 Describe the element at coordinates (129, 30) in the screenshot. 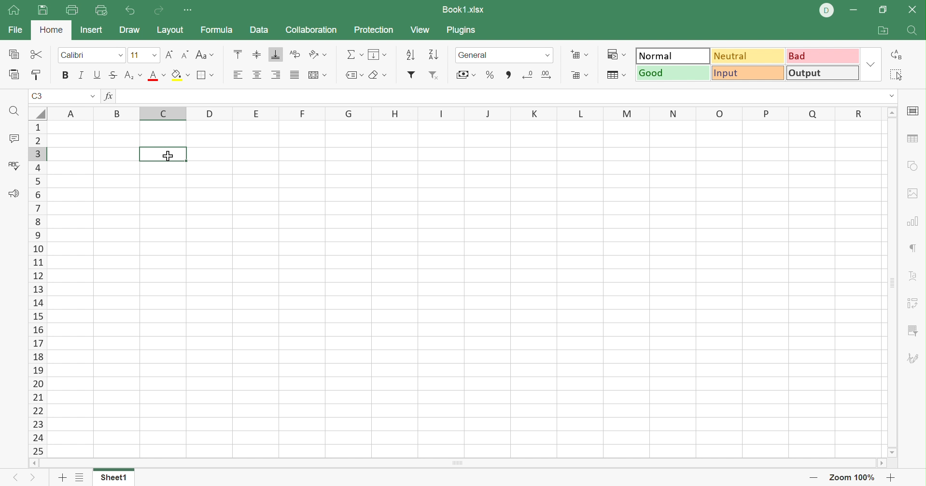

I see `Draw` at that location.